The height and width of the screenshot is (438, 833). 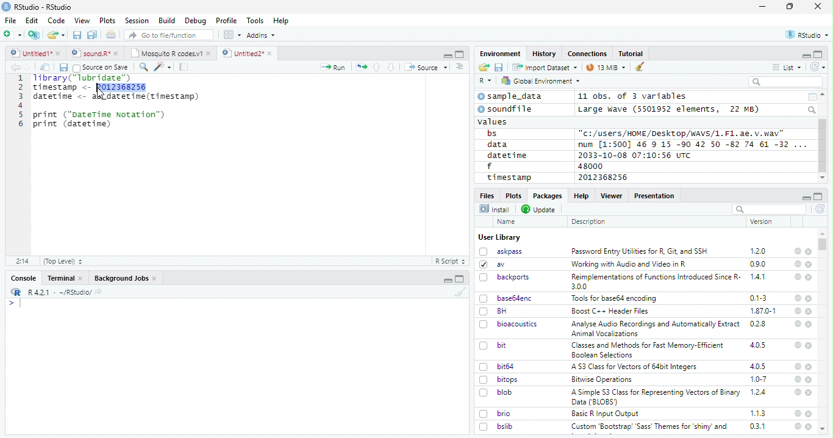 I want to click on Plots, so click(x=107, y=21).